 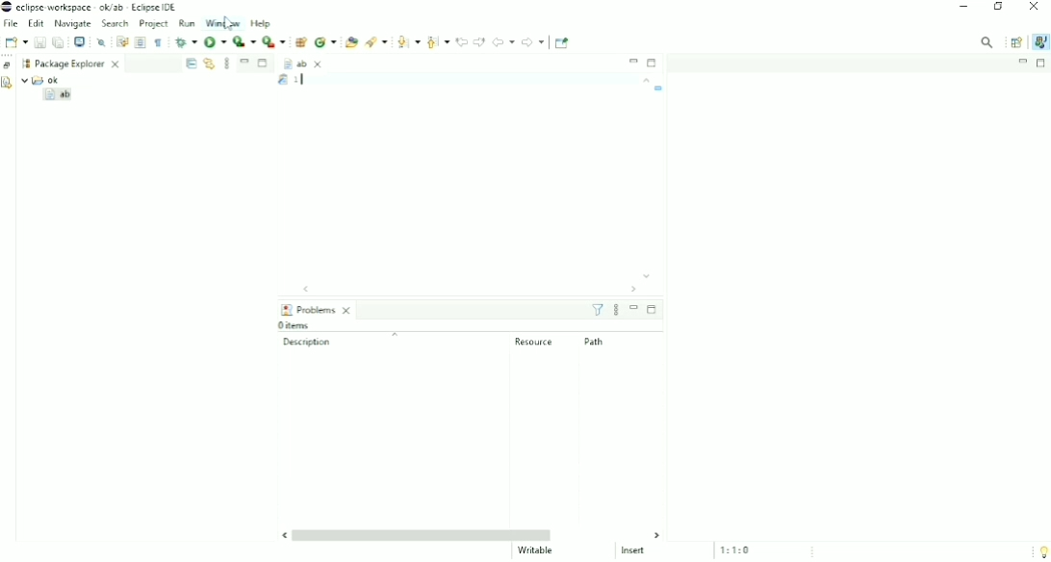 I want to click on Task, so click(x=659, y=89).